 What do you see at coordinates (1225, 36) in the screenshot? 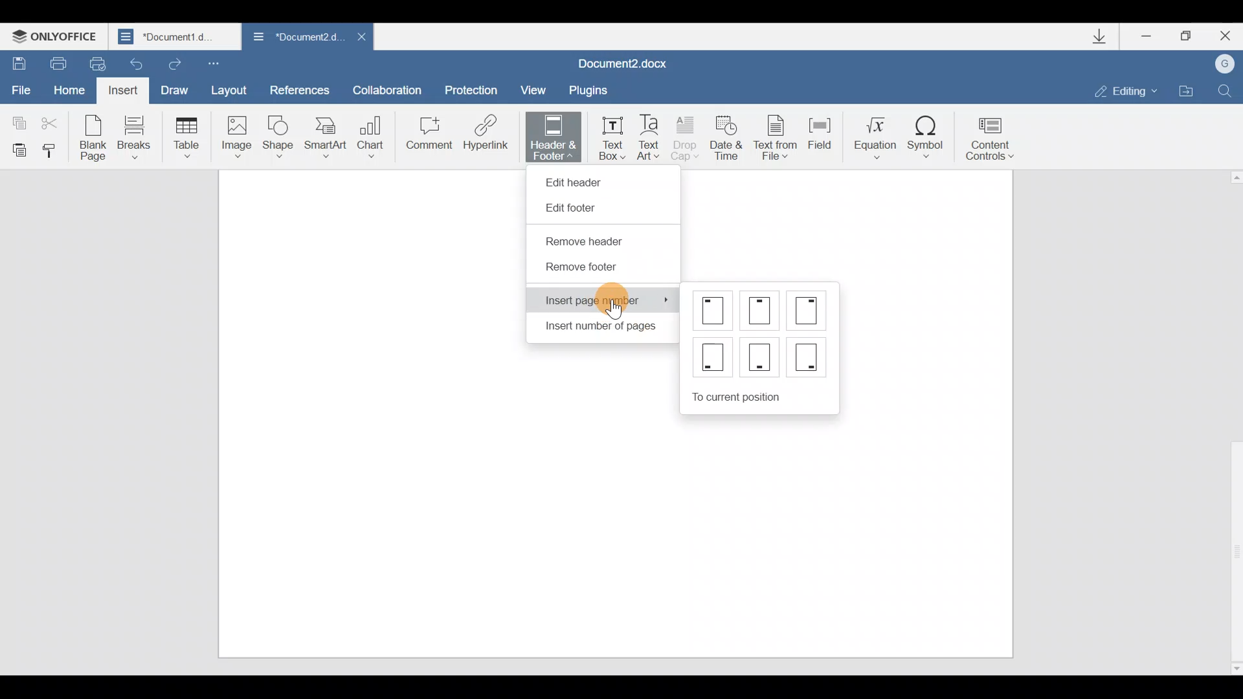
I see `Close` at bounding box center [1225, 36].